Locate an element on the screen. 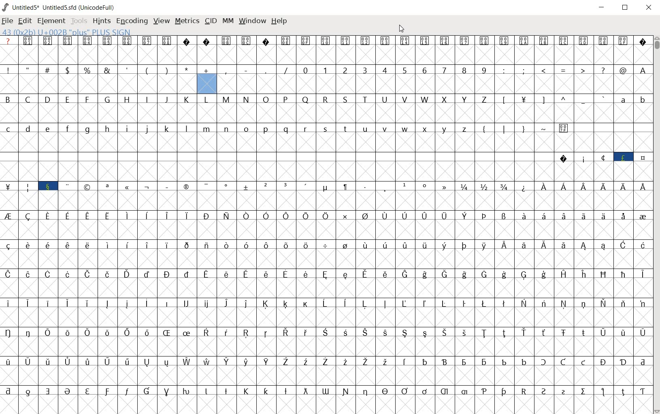  division is located at coordinates (326, 254).